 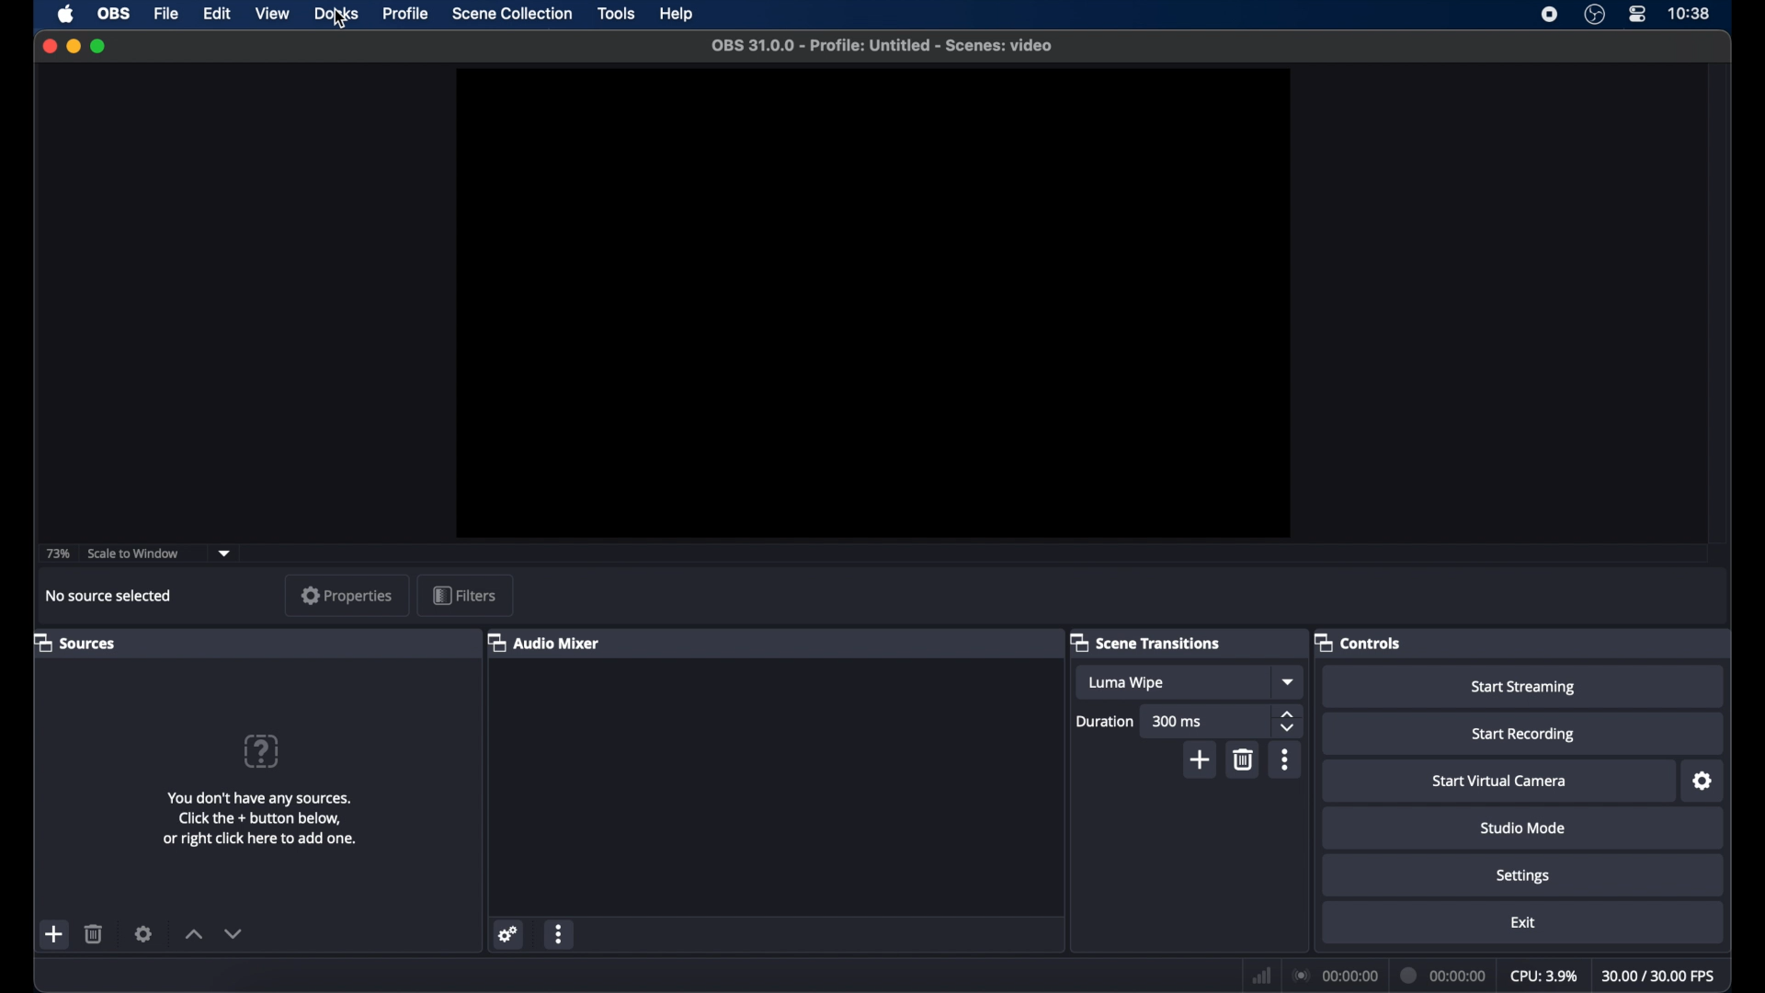 What do you see at coordinates (271, 12) in the screenshot?
I see `view` at bounding box center [271, 12].